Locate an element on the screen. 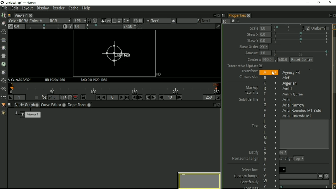 The height and width of the screenshot is (189, 336). Script name is located at coordinates (10, 15).